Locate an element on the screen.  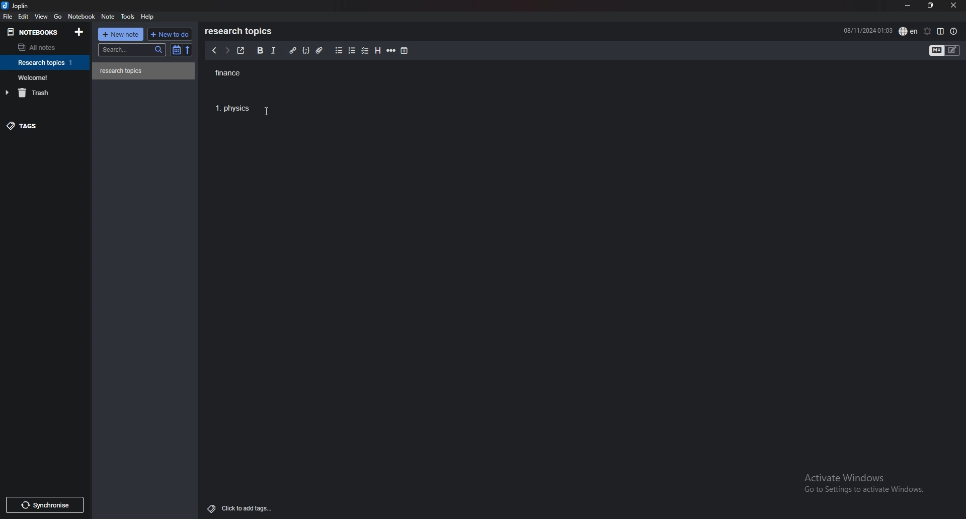
code is located at coordinates (306, 50).